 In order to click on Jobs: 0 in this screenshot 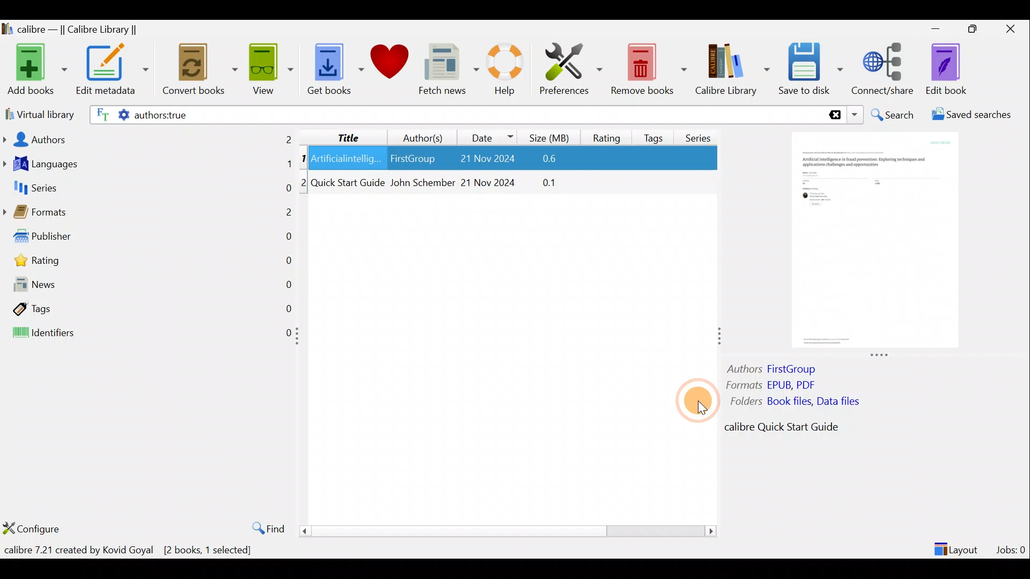, I will do `click(1012, 547)`.